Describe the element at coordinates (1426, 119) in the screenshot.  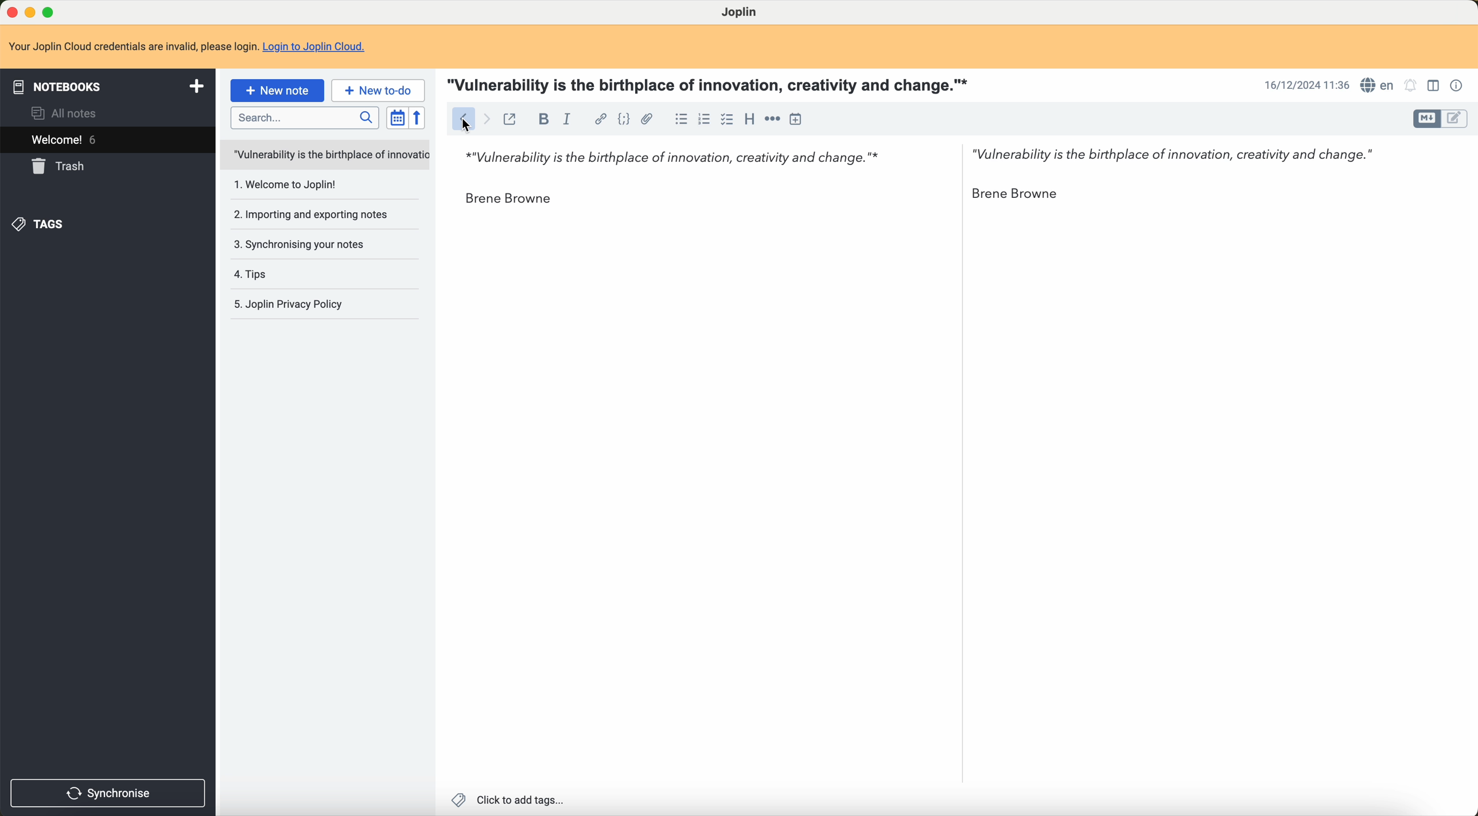
I see `toggle editor` at that location.